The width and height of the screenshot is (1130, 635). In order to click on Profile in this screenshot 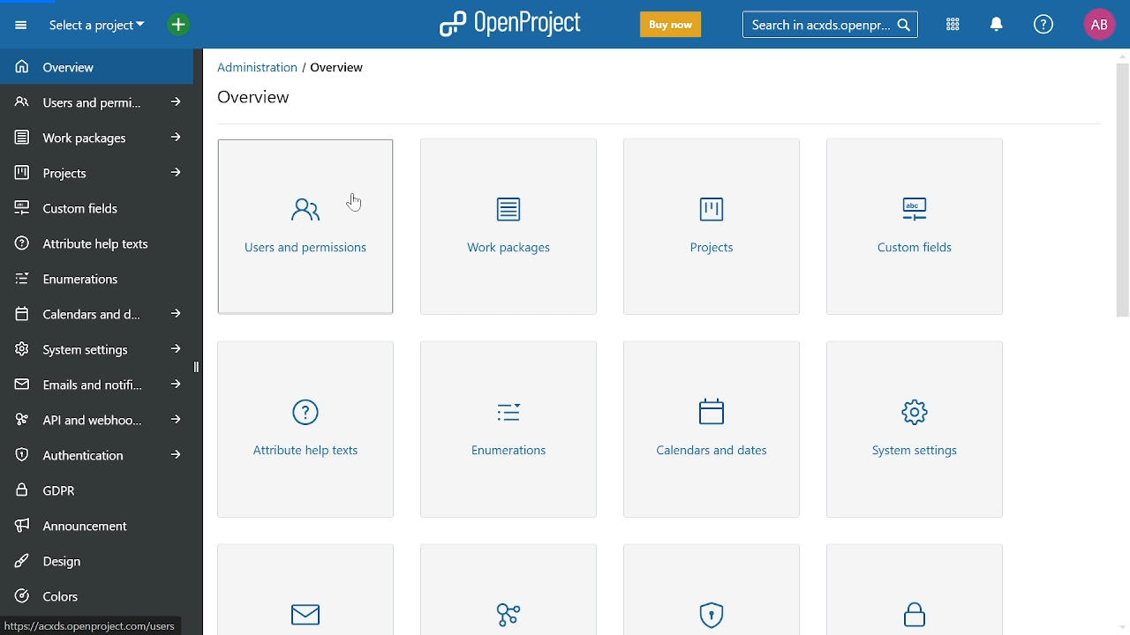, I will do `click(1099, 24)`.